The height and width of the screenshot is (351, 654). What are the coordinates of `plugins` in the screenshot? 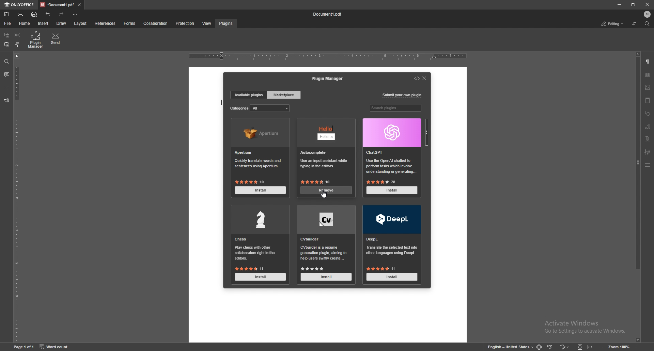 It's located at (227, 23).